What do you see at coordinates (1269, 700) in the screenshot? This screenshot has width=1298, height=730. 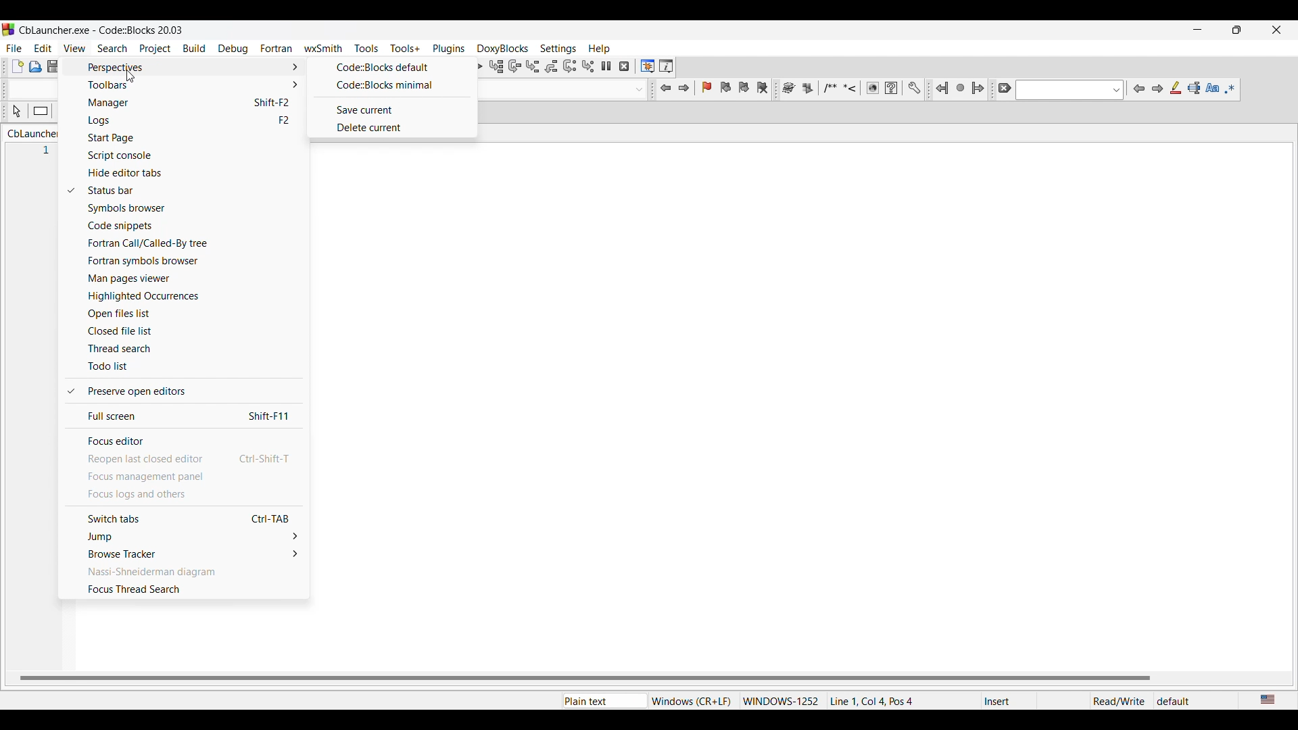 I see `Current language` at bounding box center [1269, 700].